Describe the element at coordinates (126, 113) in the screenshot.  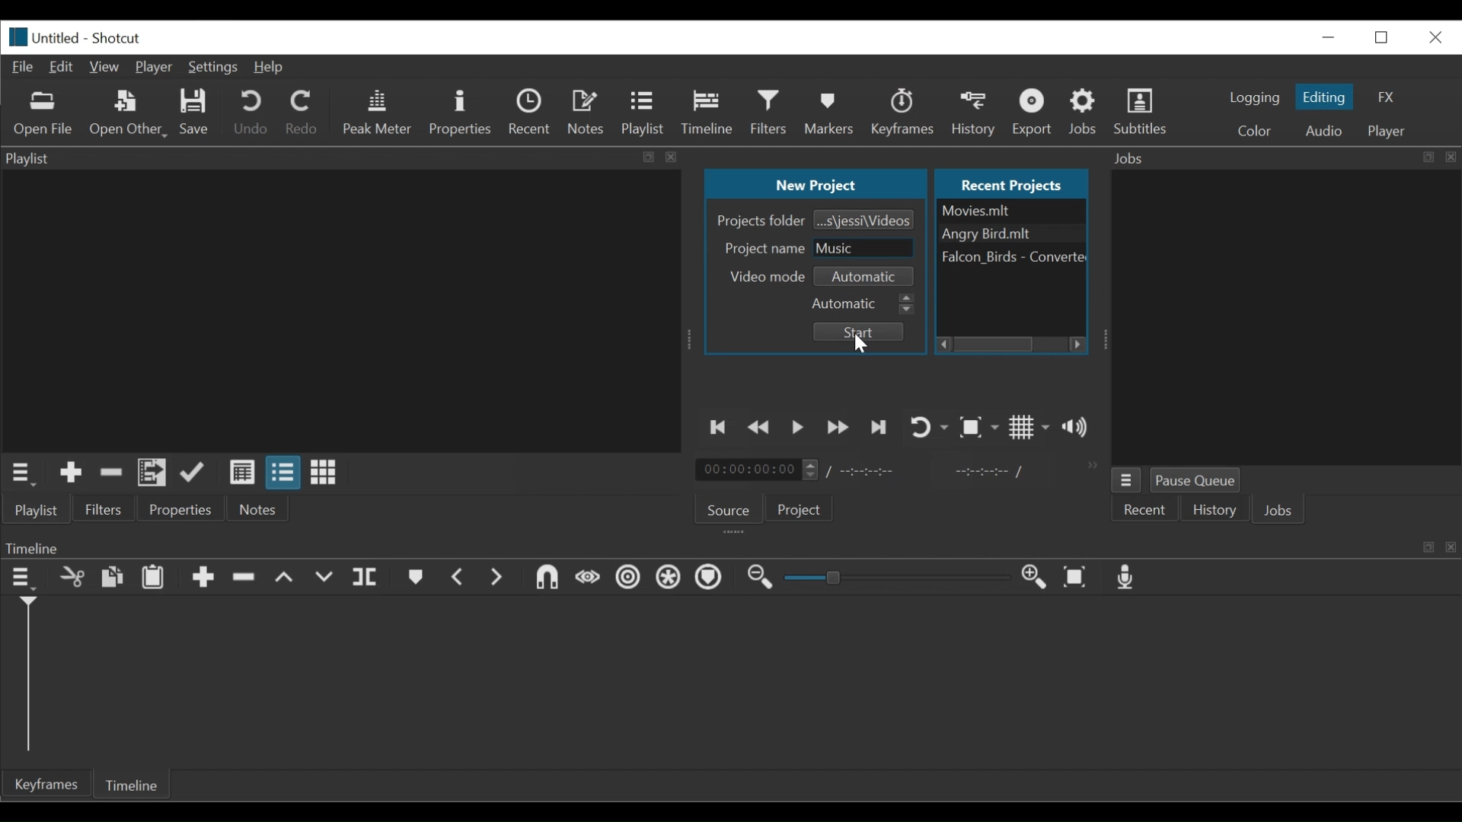
I see `Open Other` at that location.